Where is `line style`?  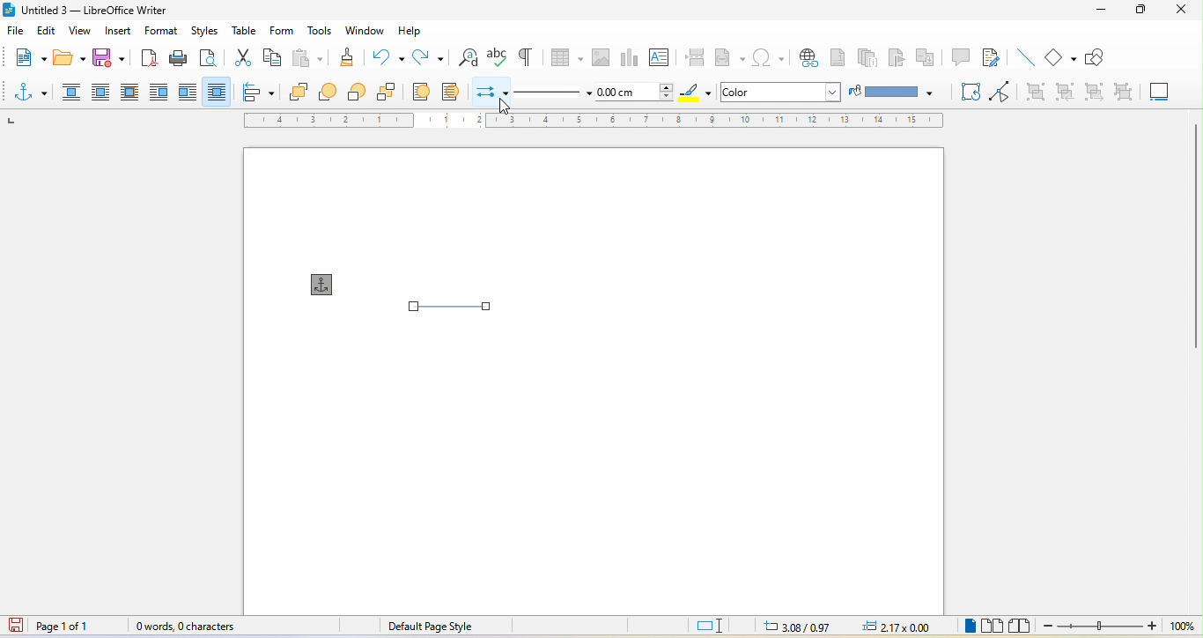 line style is located at coordinates (552, 91).